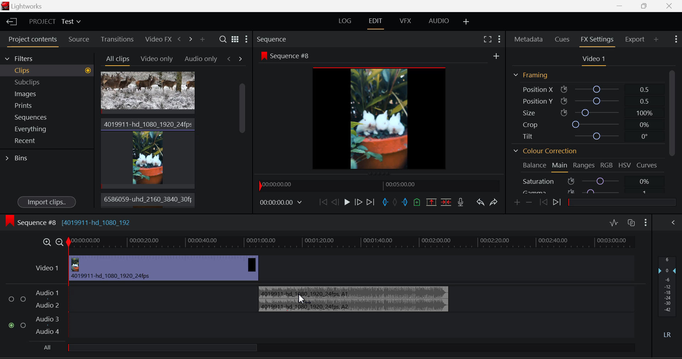 The width and height of the screenshot is (682, 359). I want to click on cursor, so click(300, 299).